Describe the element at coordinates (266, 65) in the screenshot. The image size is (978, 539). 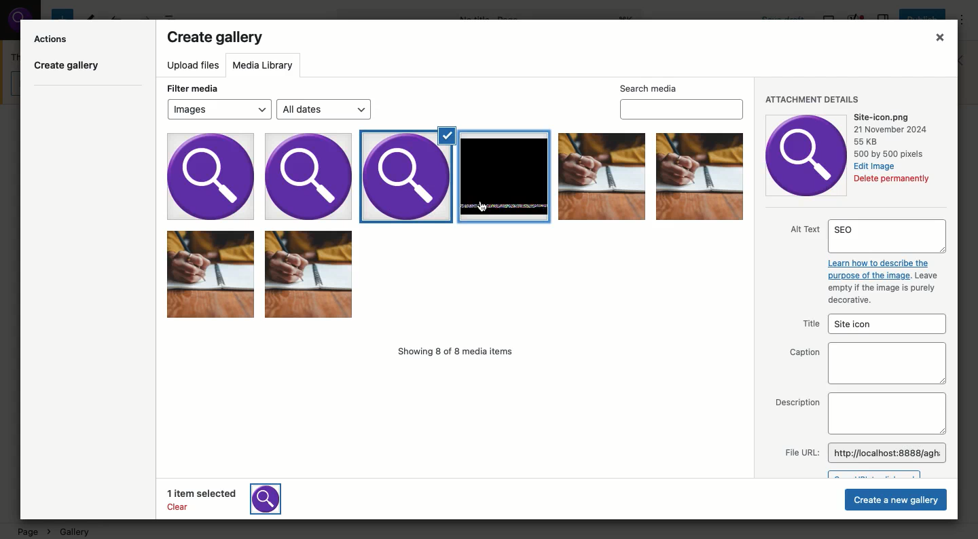
I see `Media library` at that location.